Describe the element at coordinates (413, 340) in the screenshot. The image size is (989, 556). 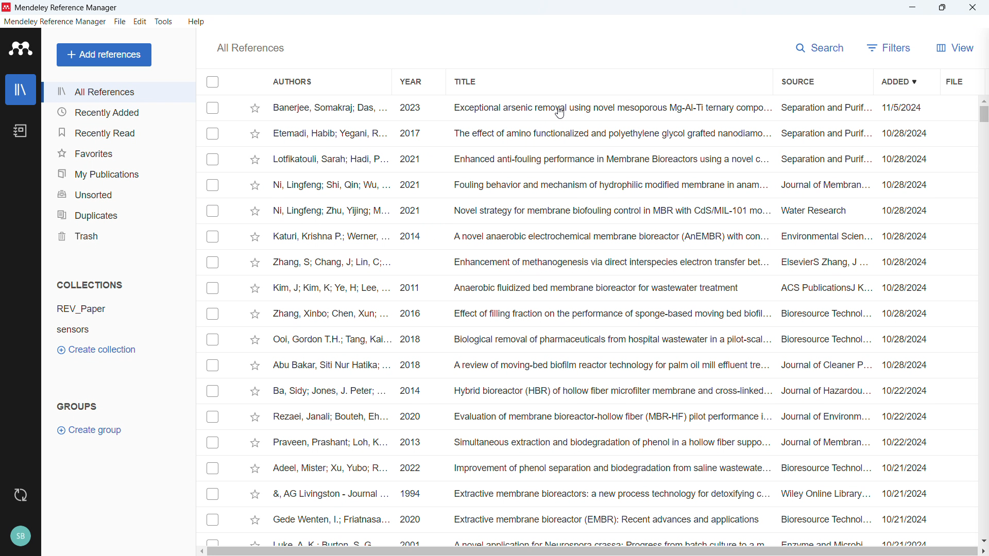
I see `2018` at that location.